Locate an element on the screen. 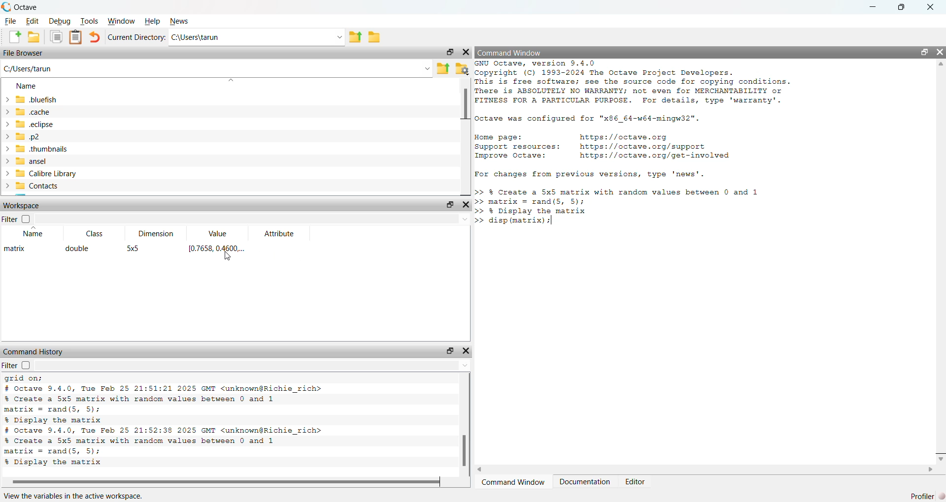 The height and width of the screenshot is (502, 946). file is located at coordinates (375, 38).